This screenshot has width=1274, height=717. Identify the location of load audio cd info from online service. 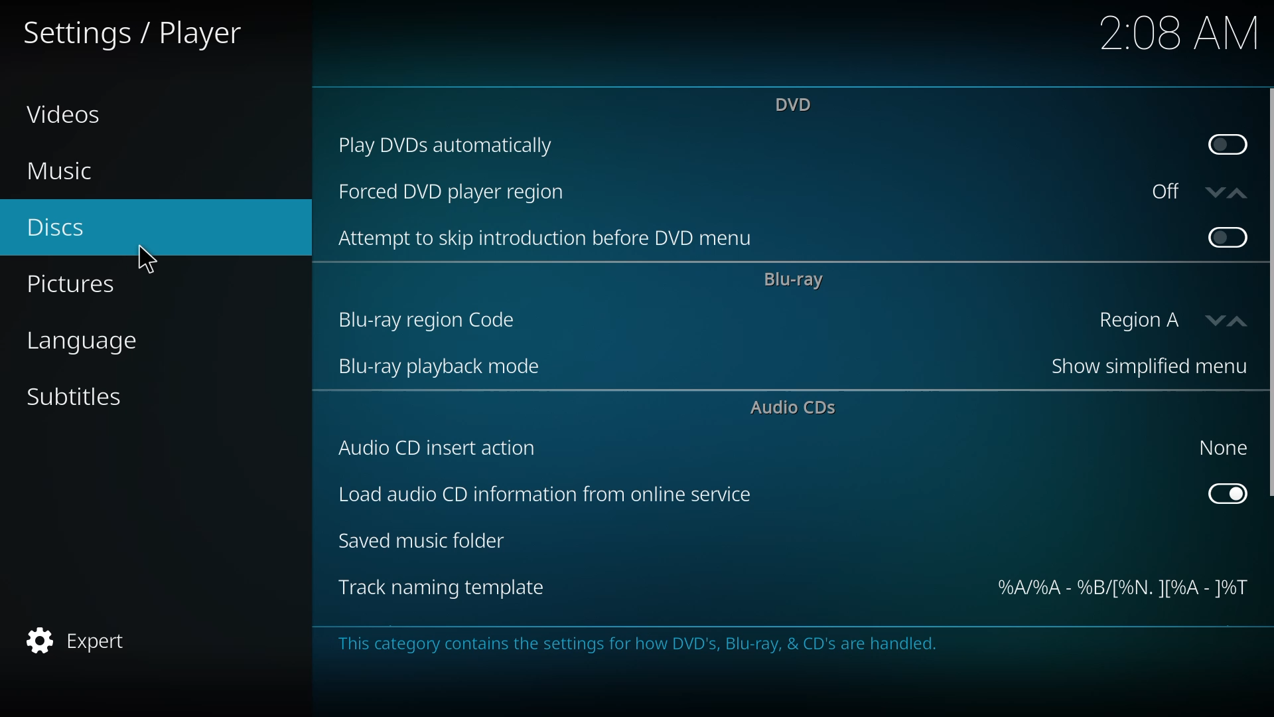
(543, 497).